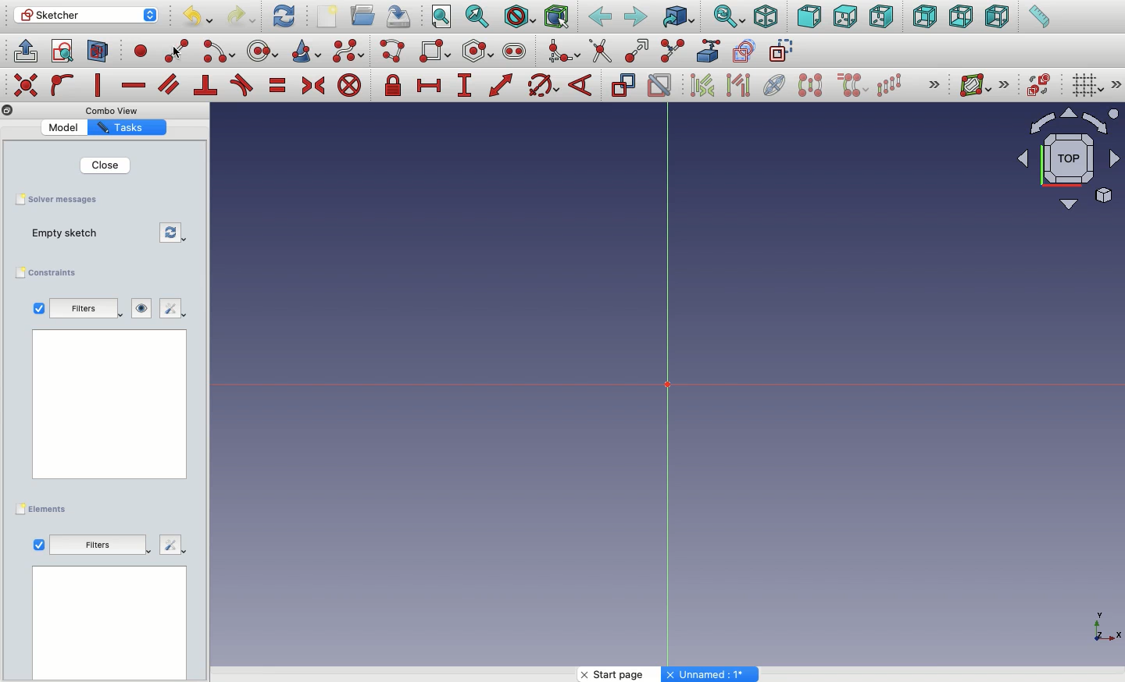 The height and width of the screenshot is (682, 1125). I want to click on External geometry, so click(706, 50).